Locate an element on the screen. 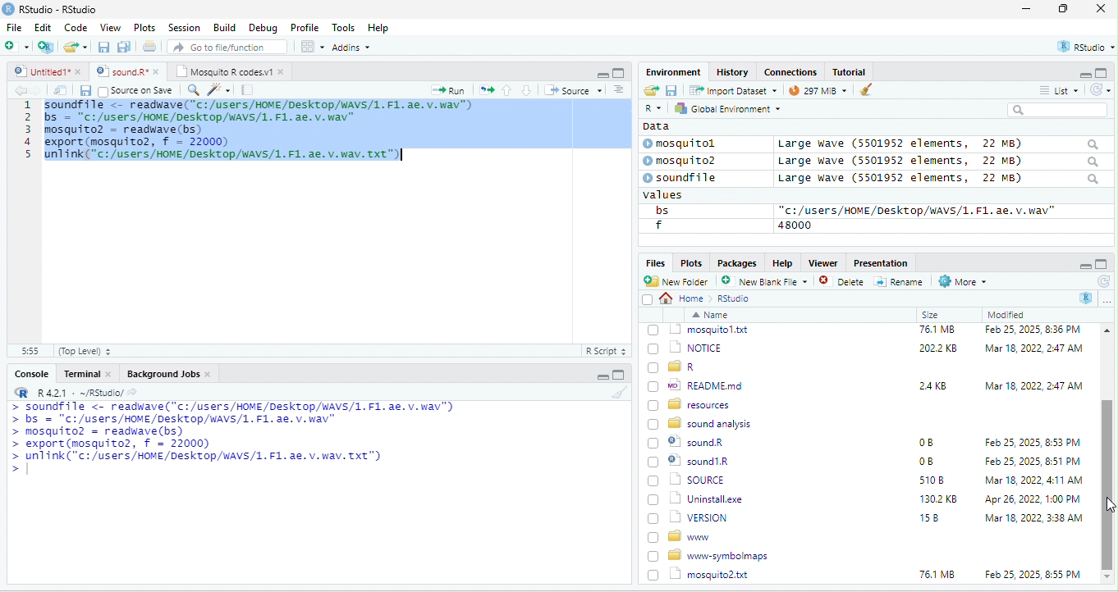 This screenshot has height=592, width=1118. minimize is located at coordinates (1026, 10).